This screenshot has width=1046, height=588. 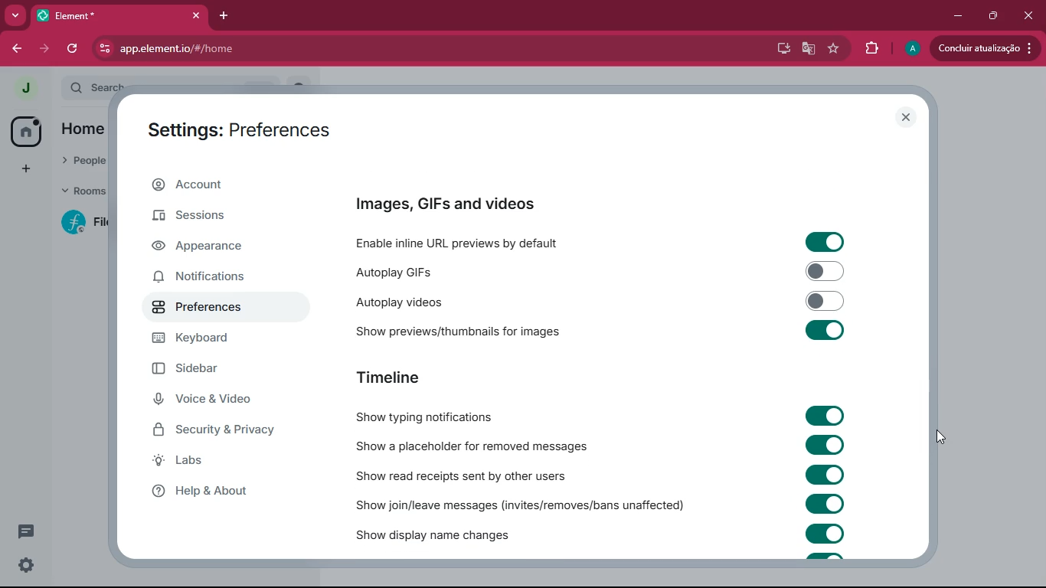 What do you see at coordinates (994, 16) in the screenshot?
I see `maximize` at bounding box center [994, 16].